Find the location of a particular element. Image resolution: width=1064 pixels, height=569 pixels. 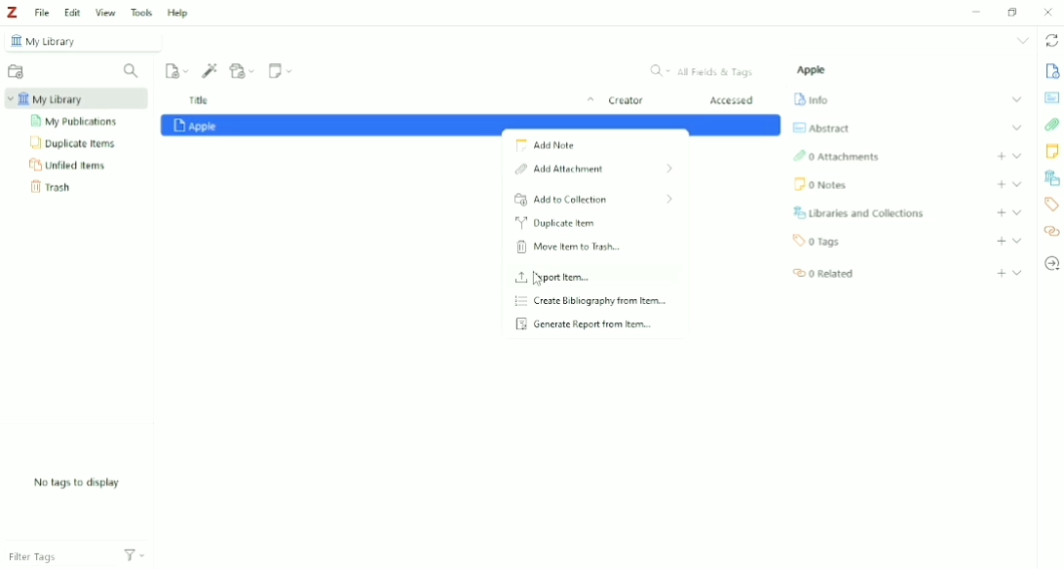

Trash is located at coordinates (54, 188).